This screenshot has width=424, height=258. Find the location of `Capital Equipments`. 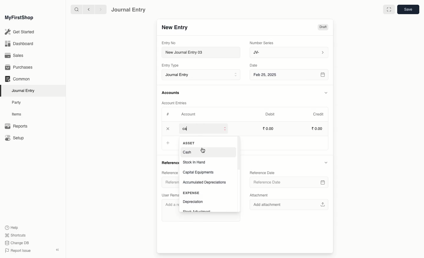

Capital Equipments is located at coordinates (200, 172).